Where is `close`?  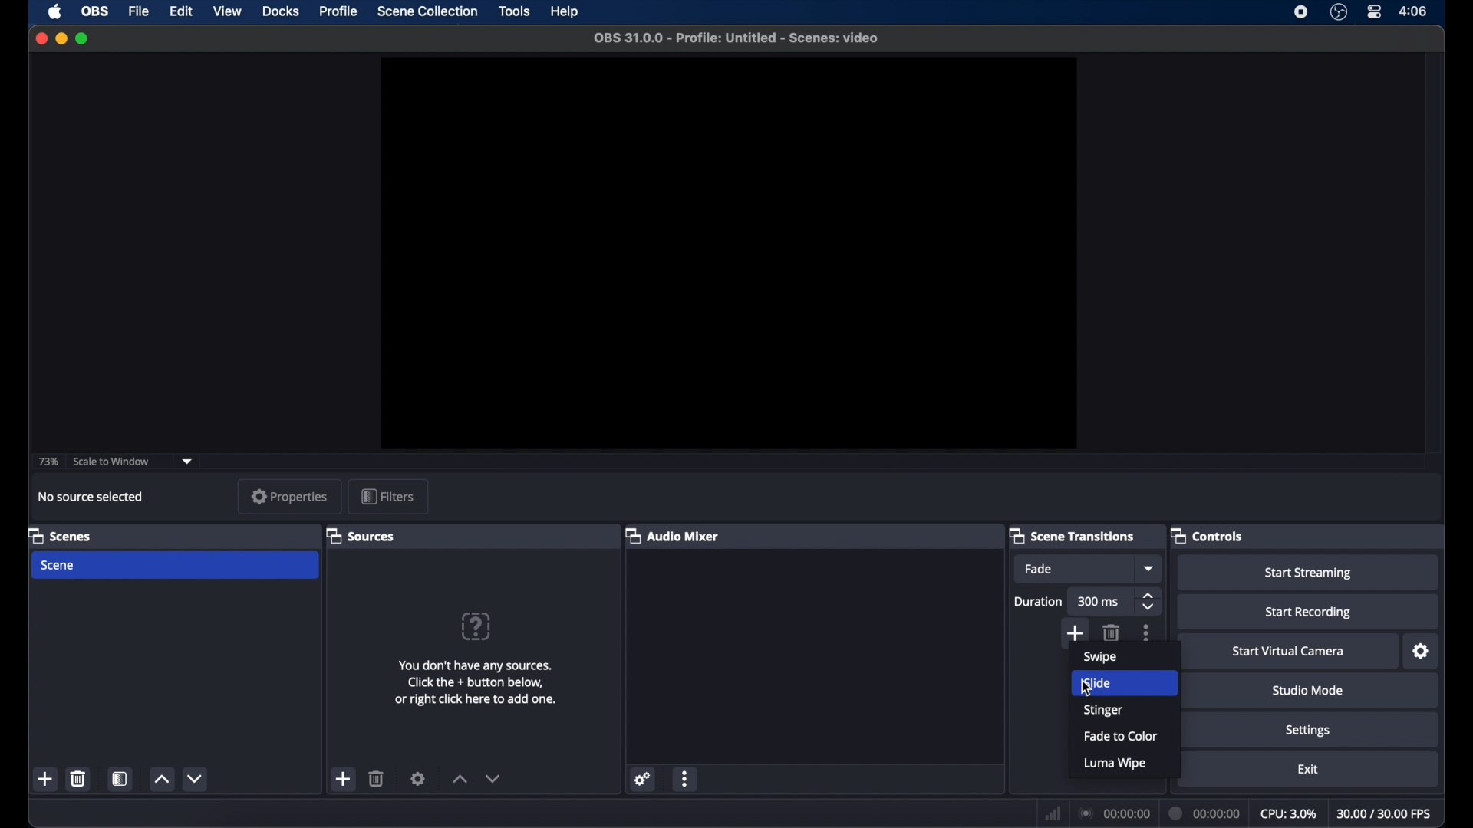
close is located at coordinates (38, 38).